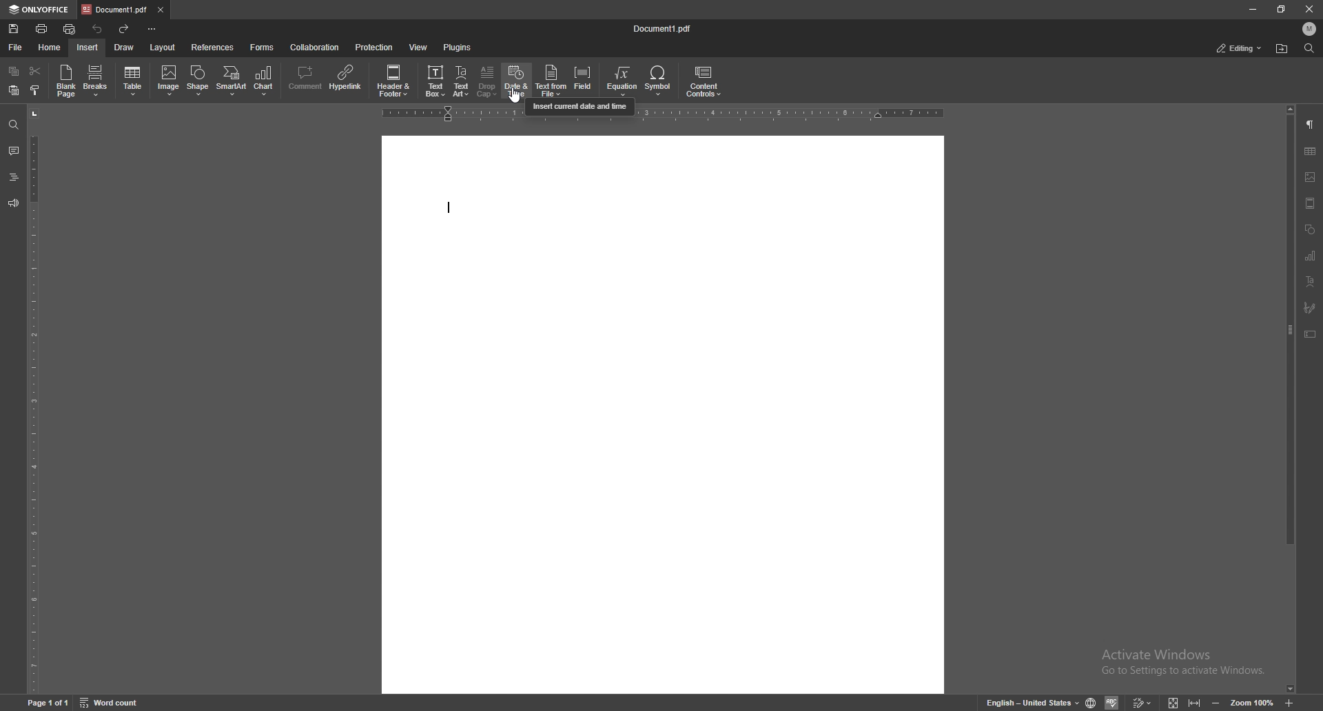 Image resolution: width=1323 pixels, height=711 pixels. Describe the element at coordinates (262, 48) in the screenshot. I see `forms` at that location.